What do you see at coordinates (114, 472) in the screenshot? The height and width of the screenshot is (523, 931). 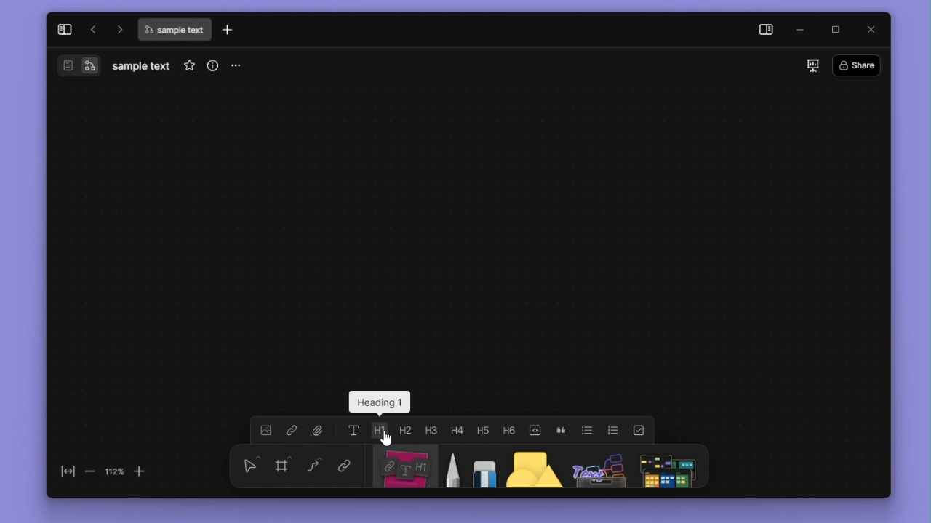 I see `112%` at bounding box center [114, 472].